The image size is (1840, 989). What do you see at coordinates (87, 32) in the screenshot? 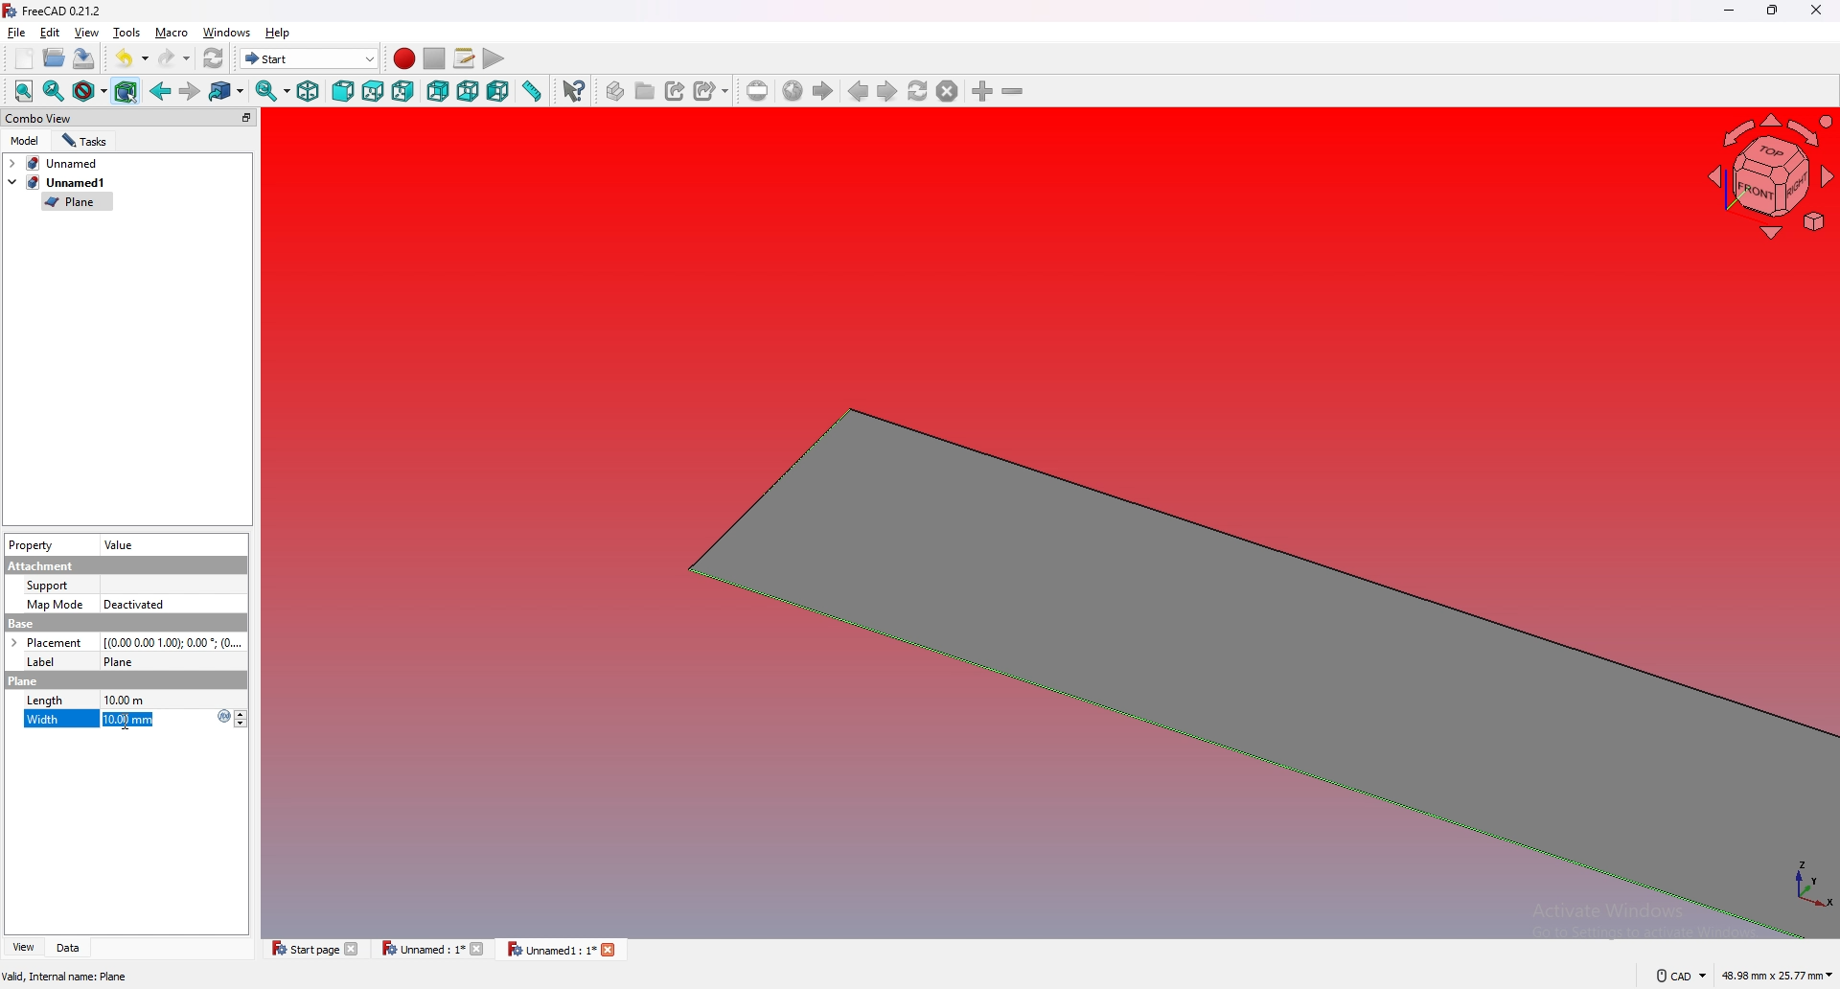
I see `view` at bounding box center [87, 32].